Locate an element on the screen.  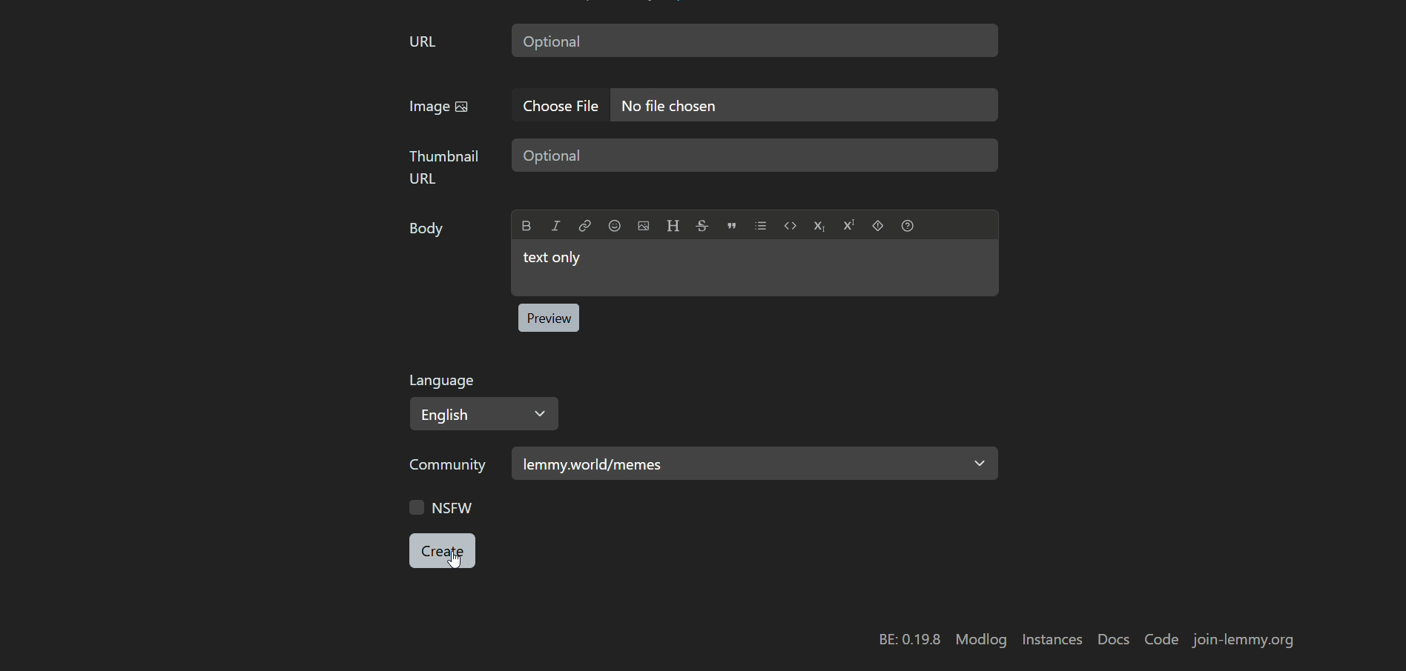
URL is located at coordinates (423, 43).